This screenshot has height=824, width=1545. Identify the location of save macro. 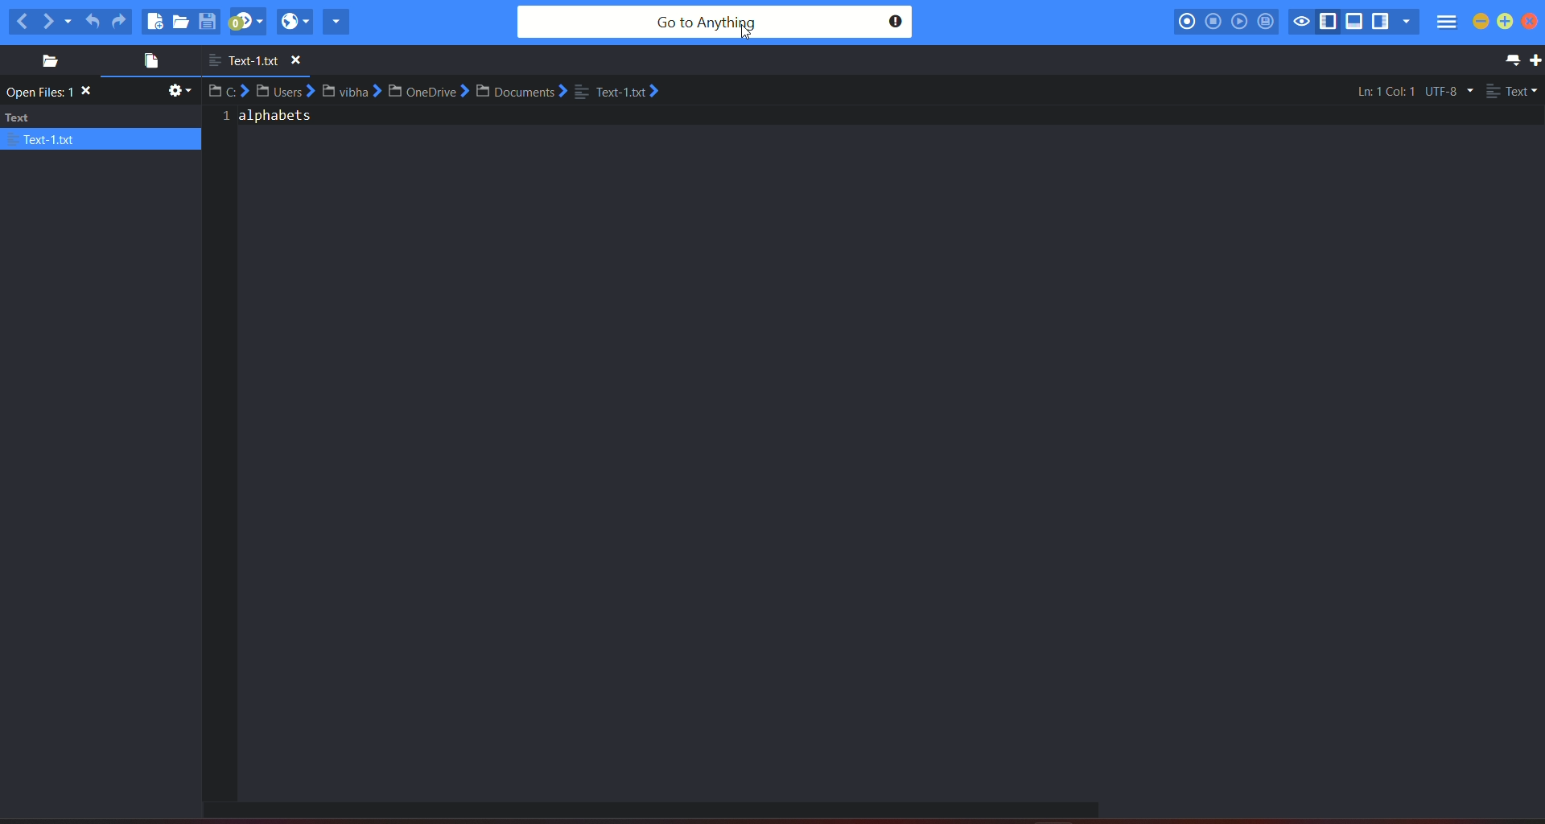
(1266, 23).